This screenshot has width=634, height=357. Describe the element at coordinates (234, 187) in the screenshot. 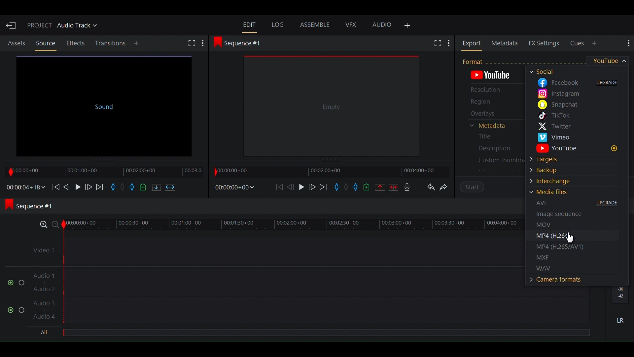

I see `Timecodes and reels` at that location.